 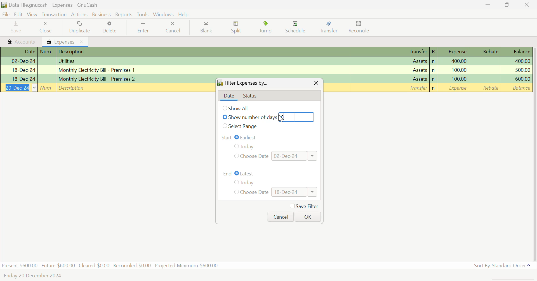 What do you see at coordinates (53, 15) in the screenshot?
I see `Transaction` at bounding box center [53, 15].